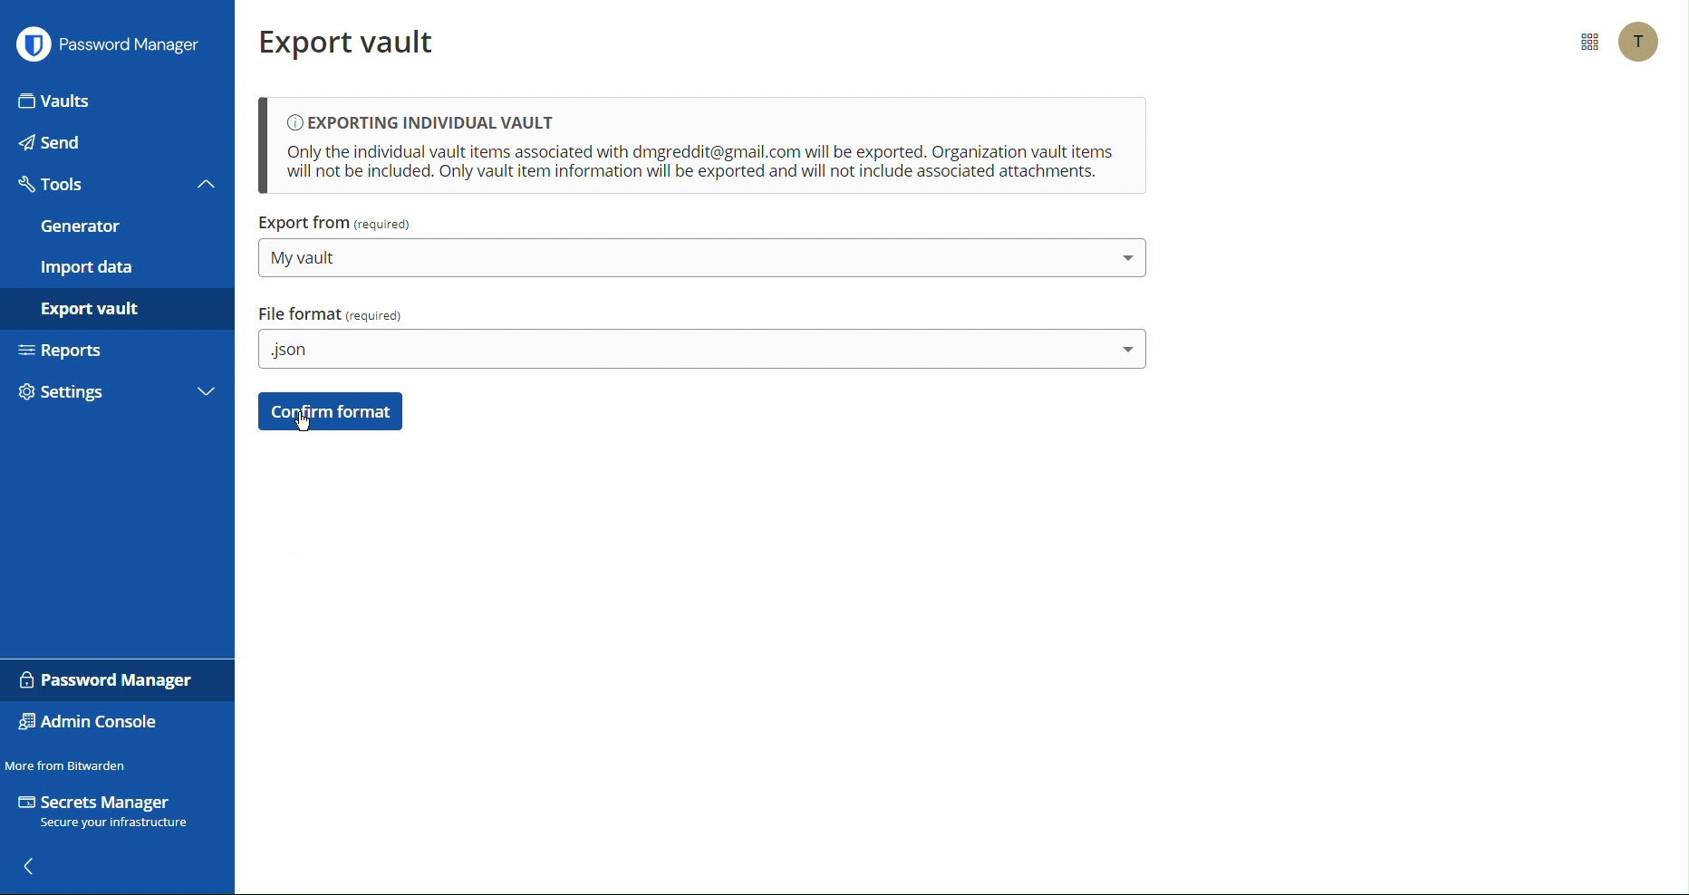 Image resolution: width=1689 pixels, height=895 pixels. I want to click on Move from Bitwarden, so click(69, 762).